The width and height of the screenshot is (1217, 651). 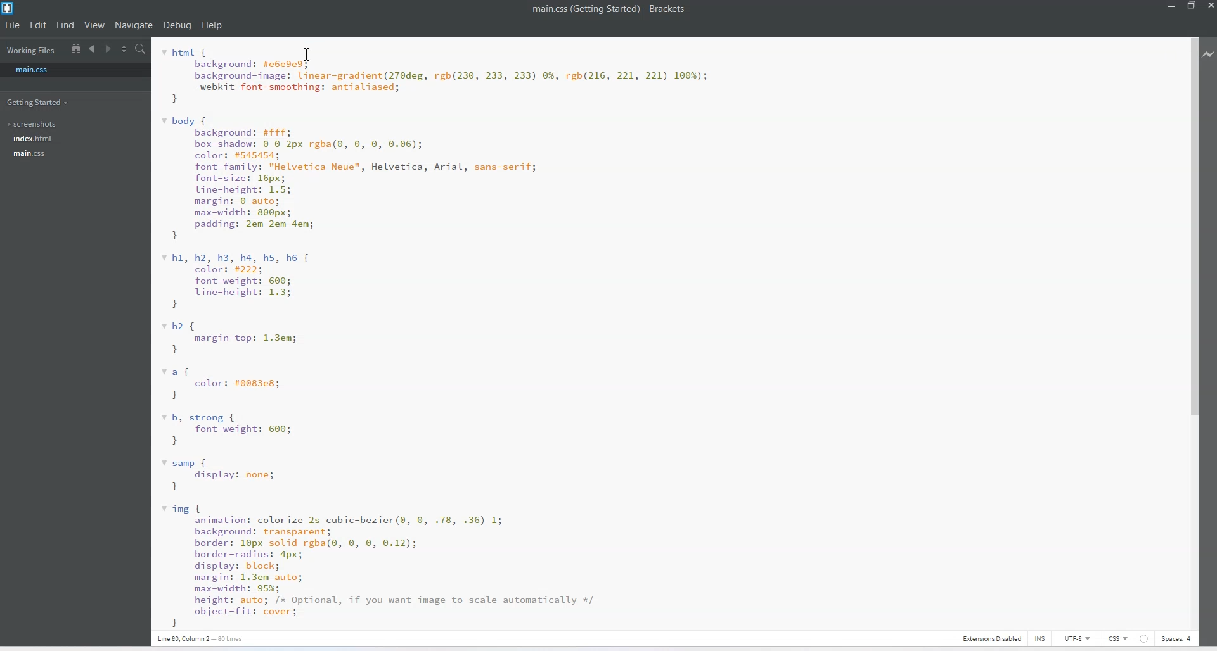 What do you see at coordinates (1190, 331) in the screenshot?
I see `Vertical Scroll Bar` at bounding box center [1190, 331].